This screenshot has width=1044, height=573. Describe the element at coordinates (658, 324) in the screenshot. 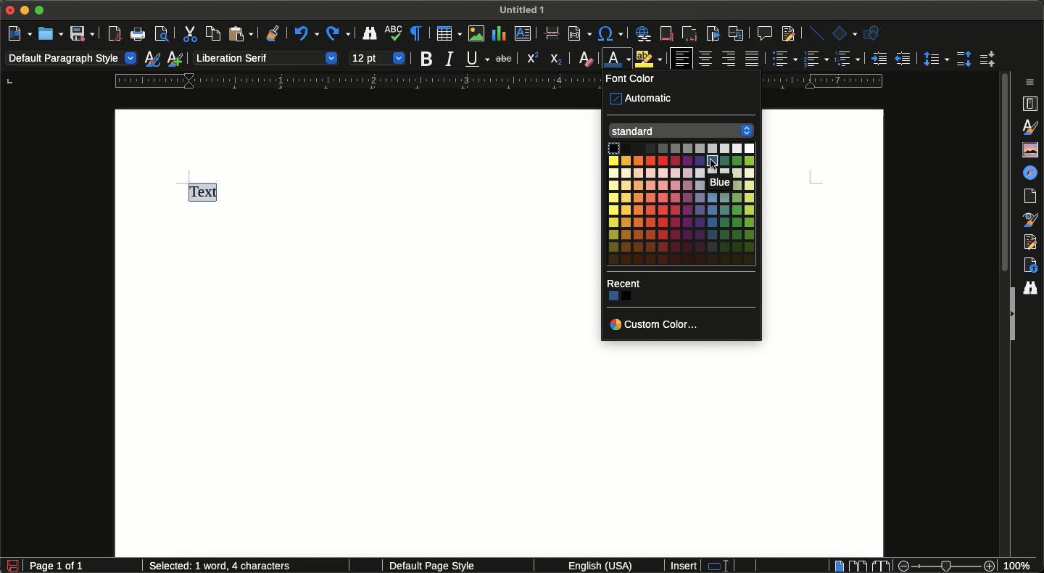

I see `Custom color` at that location.